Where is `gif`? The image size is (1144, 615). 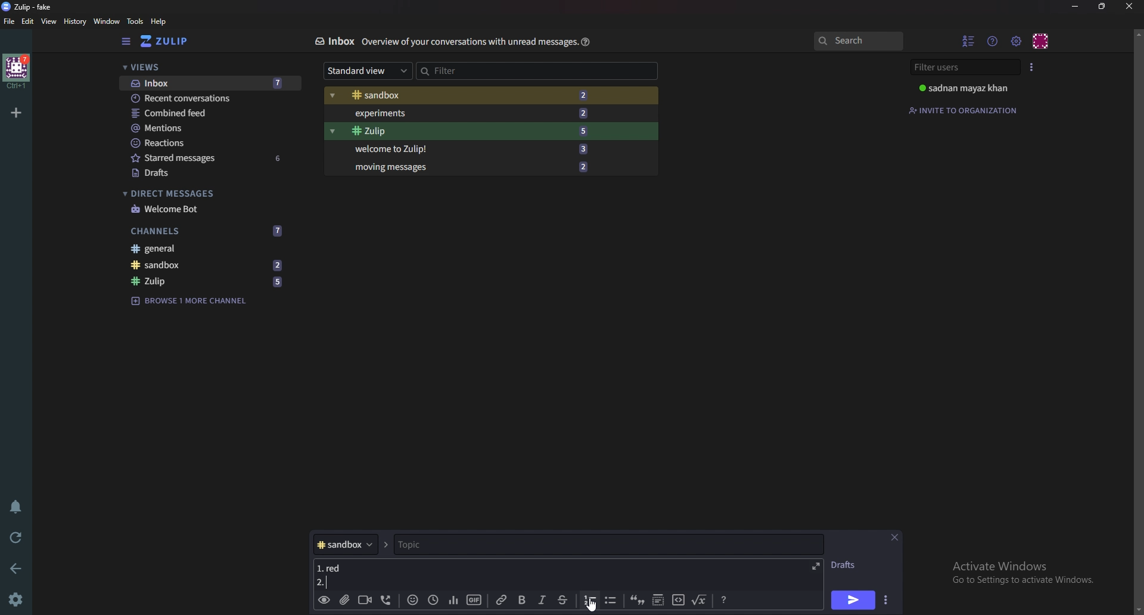 gif is located at coordinates (473, 598).